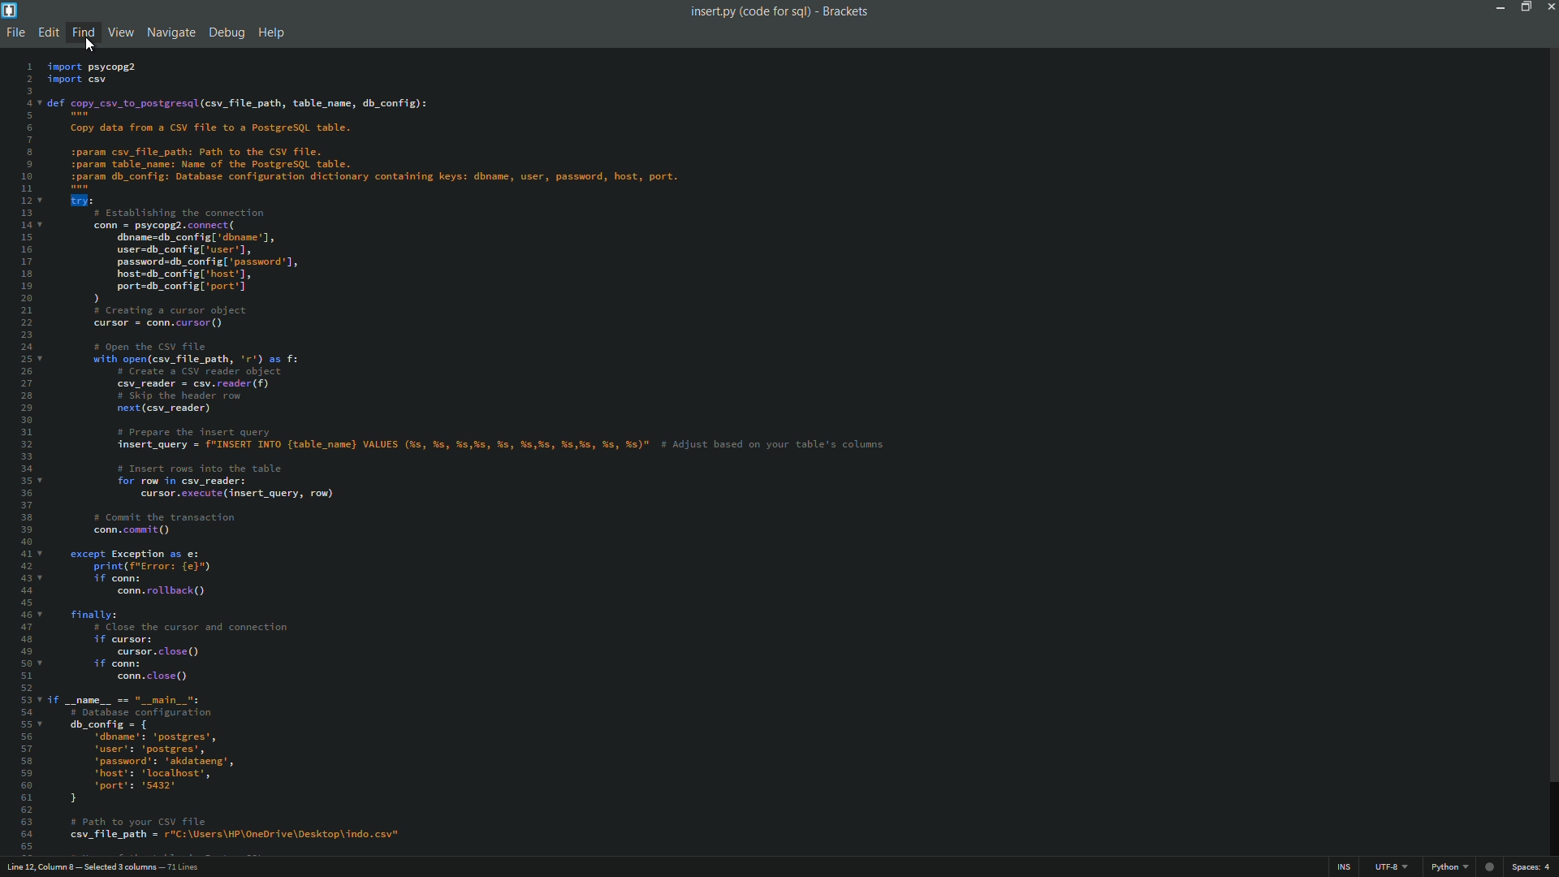  Describe the element at coordinates (22, 456) in the screenshot. I see `line numbers` at that location.